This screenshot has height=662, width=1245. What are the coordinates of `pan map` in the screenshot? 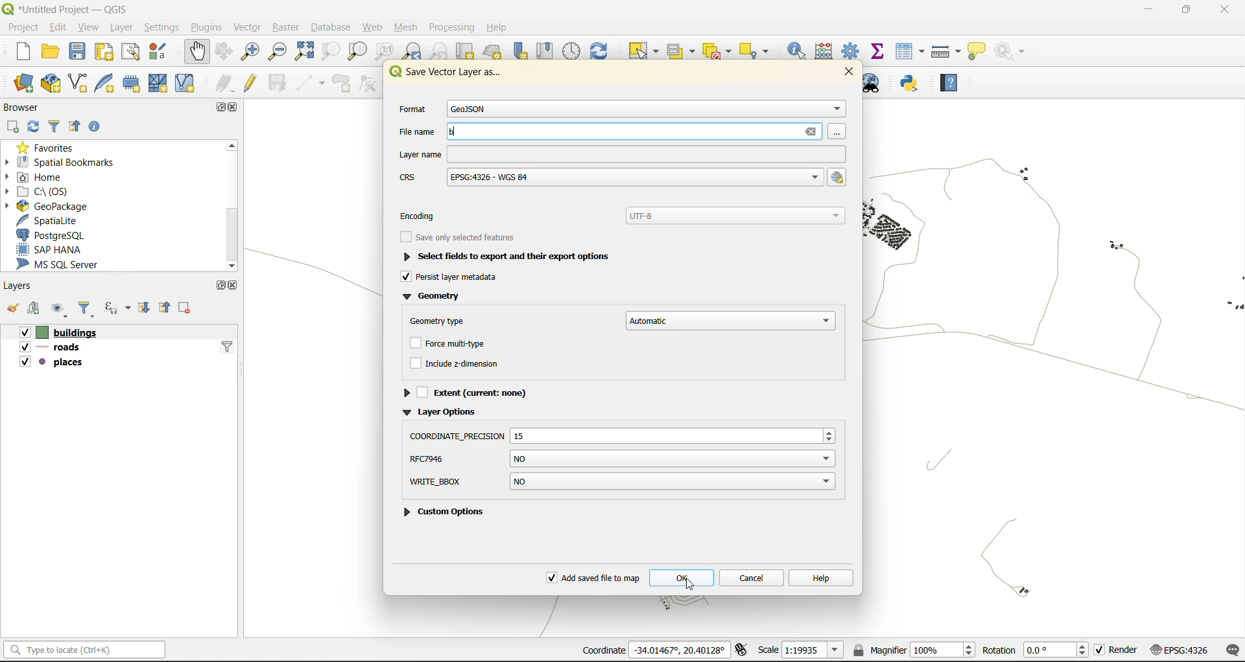 It's located at (197, 53).